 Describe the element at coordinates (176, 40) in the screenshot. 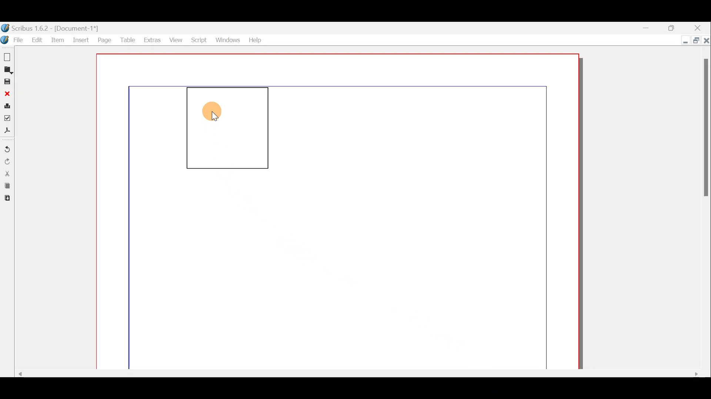

I see `View` at that location.